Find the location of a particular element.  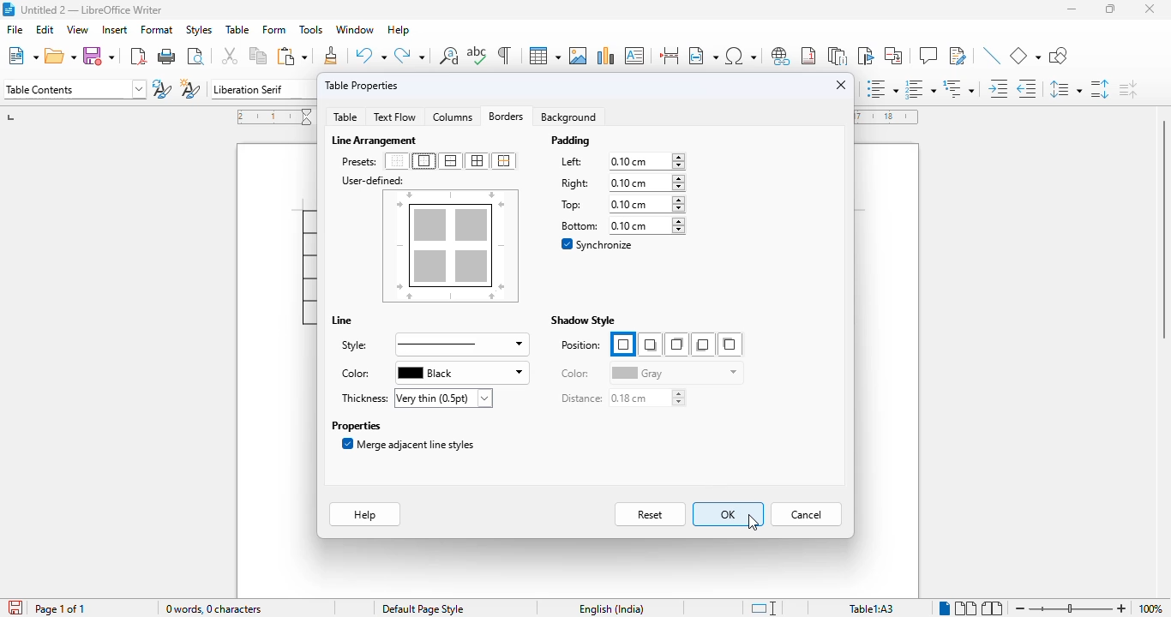

insert chart is located at coordinates (606, 56).